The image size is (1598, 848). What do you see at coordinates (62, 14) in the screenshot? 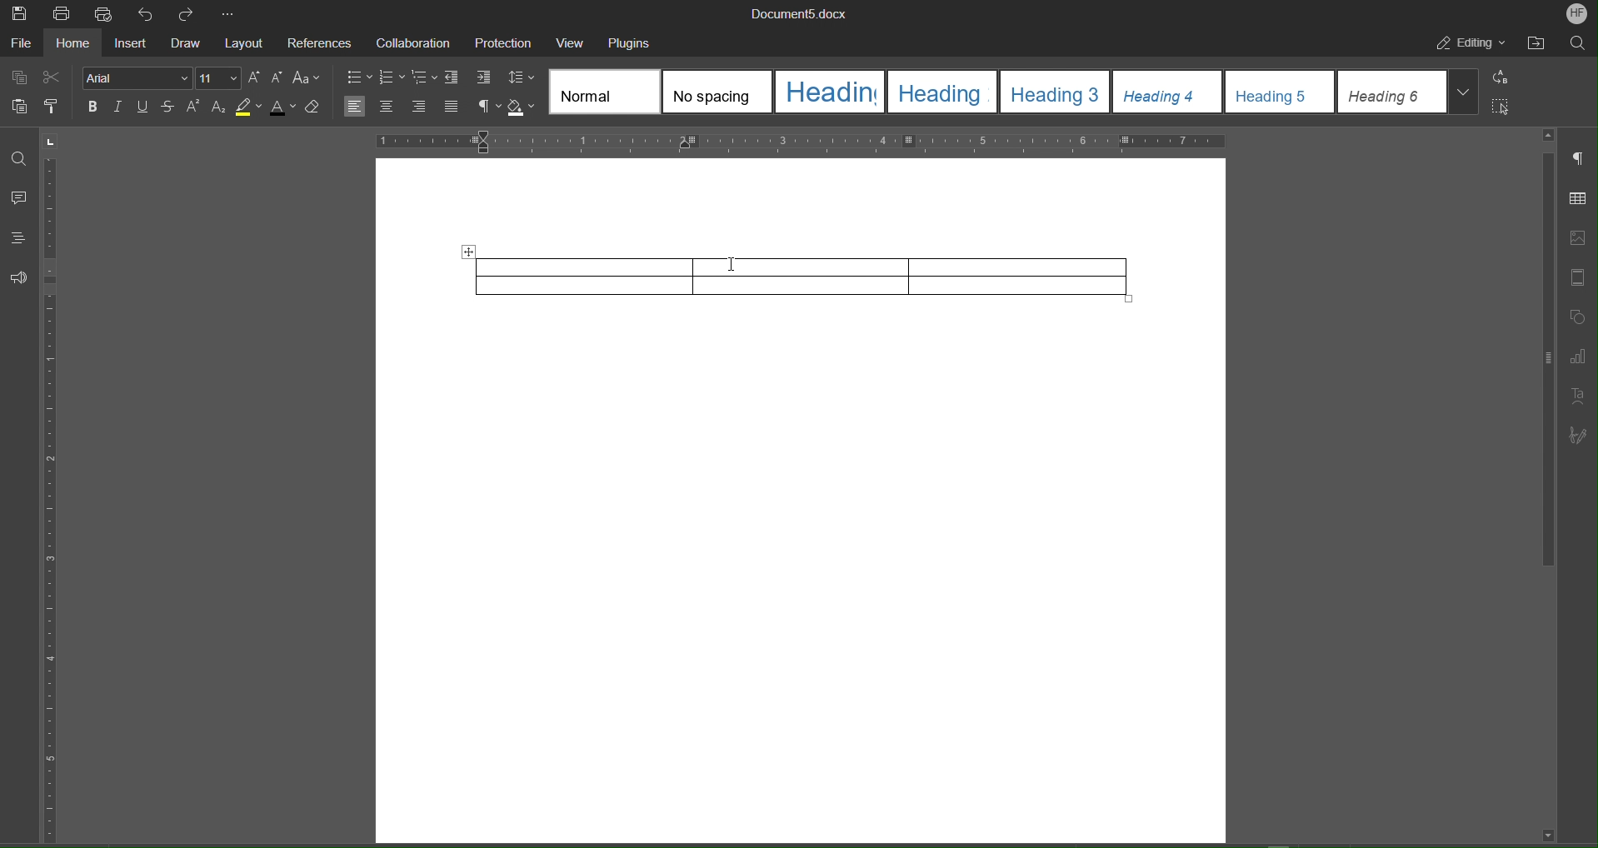
I see `Print` at bounding box center [62, 14].